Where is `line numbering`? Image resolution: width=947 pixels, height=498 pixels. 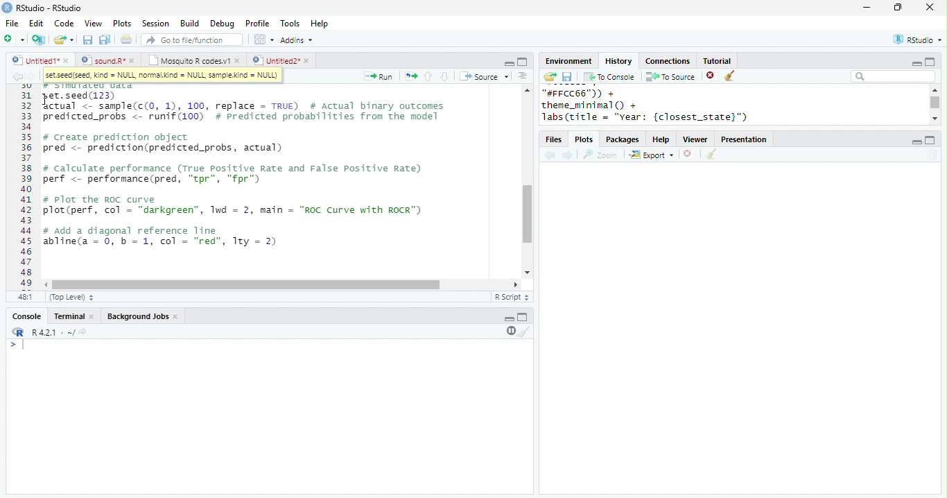 line numbering is located at coordinates (28, 187).